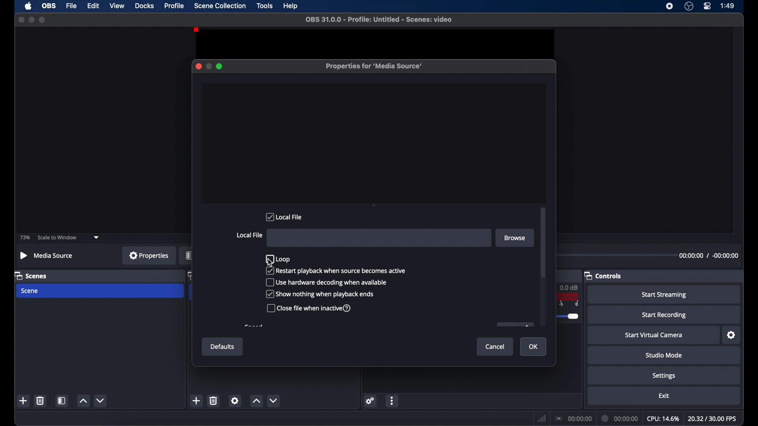 This screenshot has height=426, width=758. What do you see at coordinates (62, 400) in the screenshot?
I see `scene filters` at bounding box center [62, 400].